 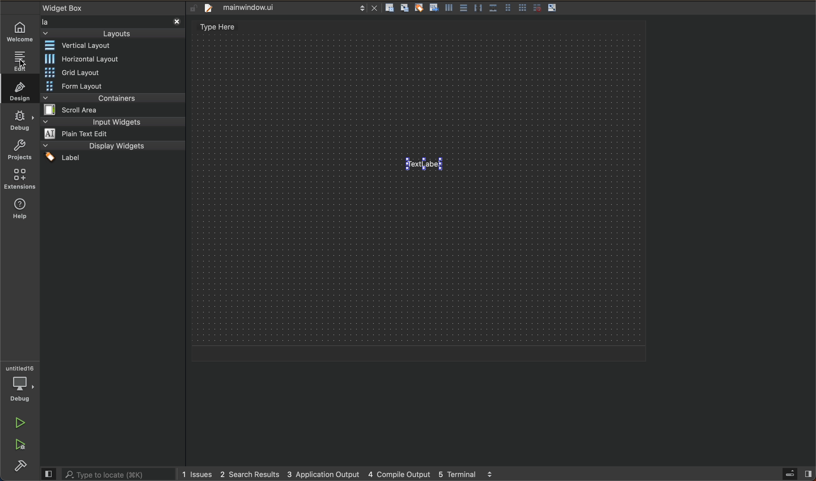 What do you see at coordinates (21, 65) in the screenshot?
I see `cursor` at bounding box center [21, 65].